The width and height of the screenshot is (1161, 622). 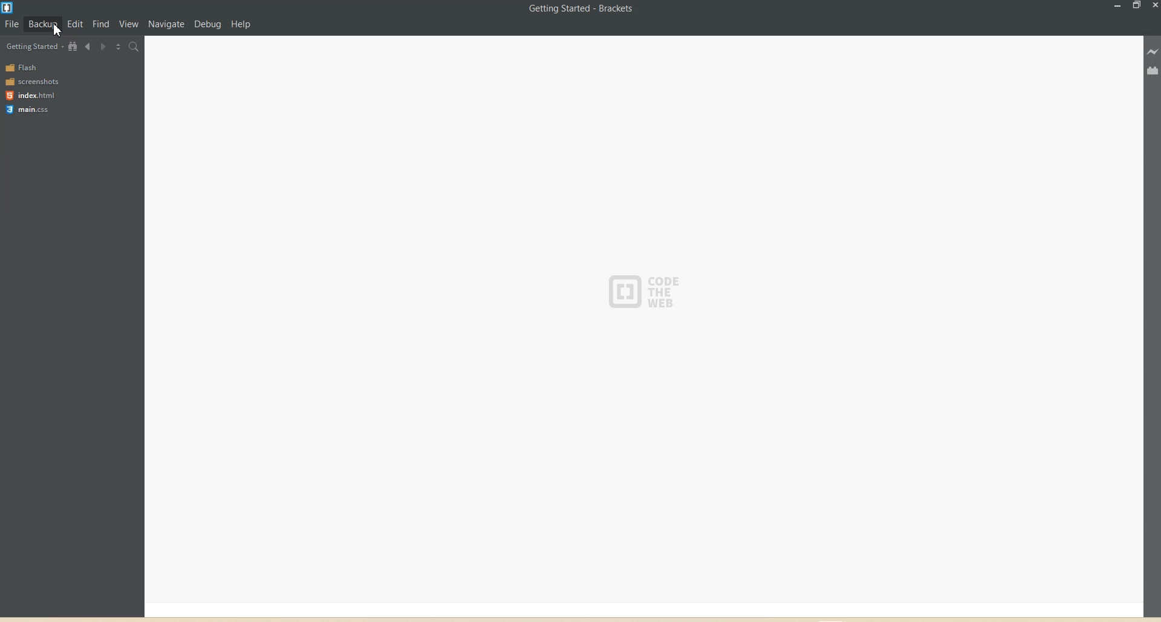 I want to click on Cursor, so click(x=59, y=33).